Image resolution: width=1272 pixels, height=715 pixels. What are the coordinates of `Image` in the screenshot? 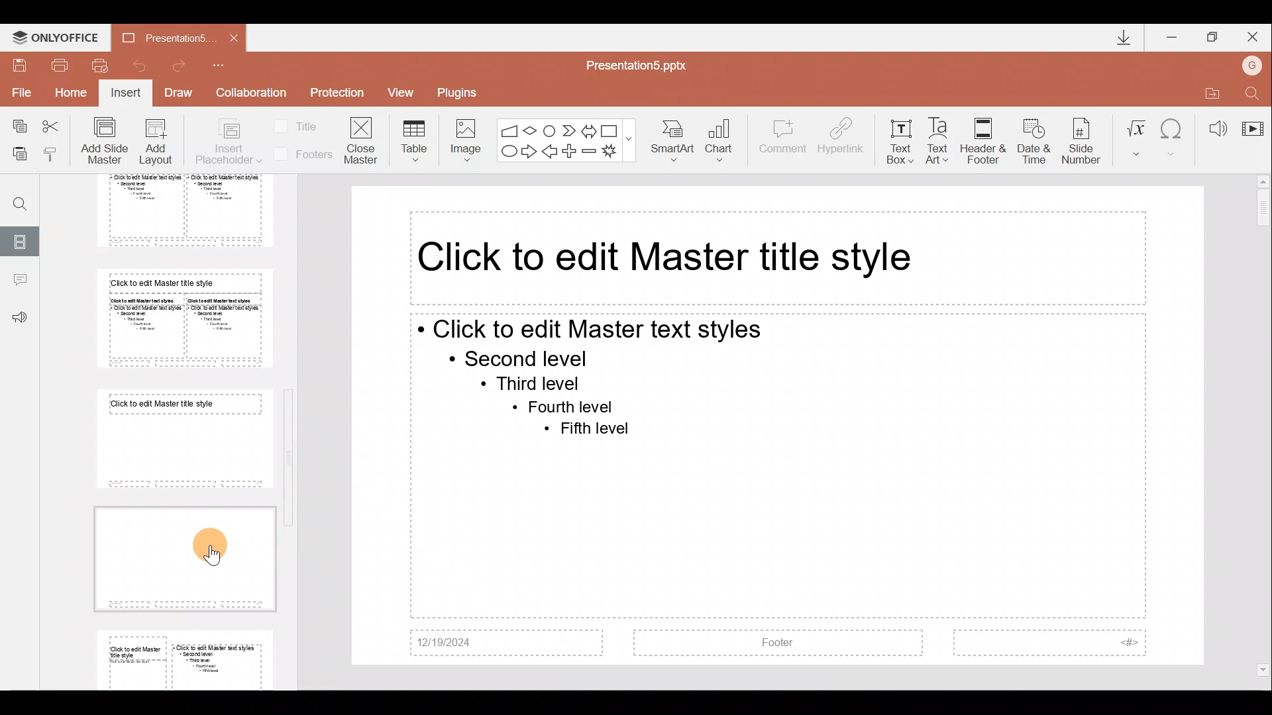 It's located at (462, 138).